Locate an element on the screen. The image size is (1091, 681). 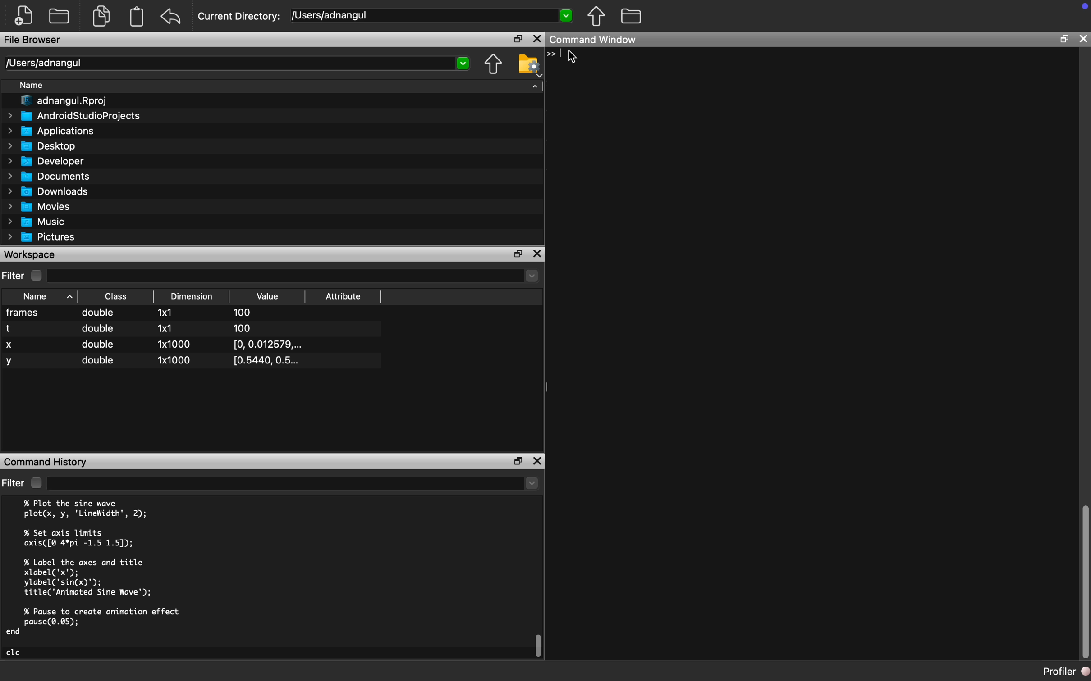
Dropdown is located at coordinates (294, 275).